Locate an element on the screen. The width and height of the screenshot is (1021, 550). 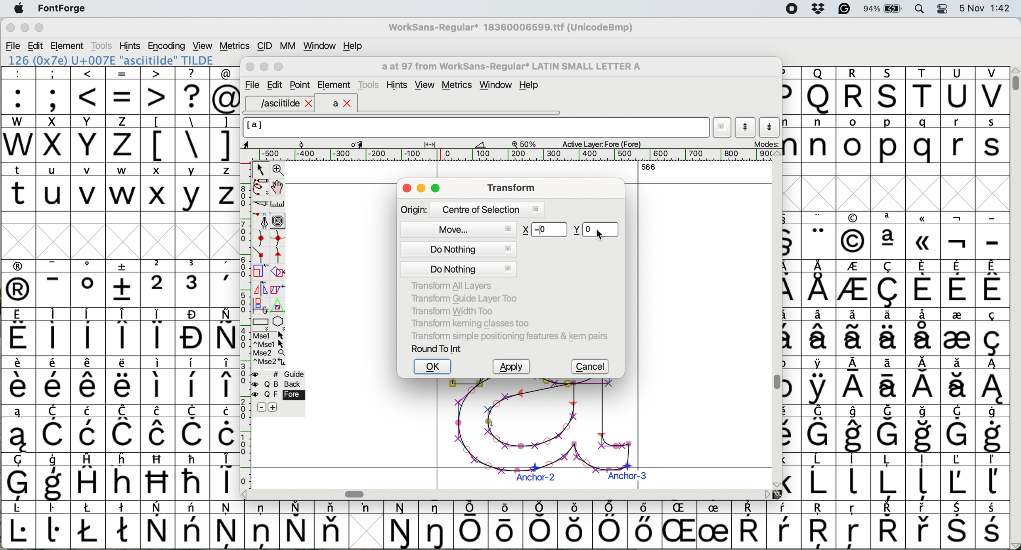
Edit is located at coordinates (275, 85).